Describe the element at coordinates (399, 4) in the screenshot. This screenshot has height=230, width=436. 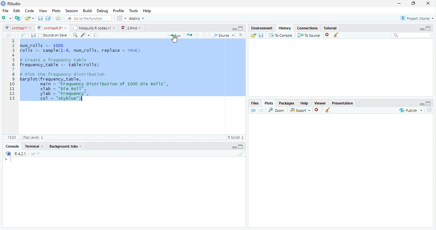
I see `Minimize` at that location.